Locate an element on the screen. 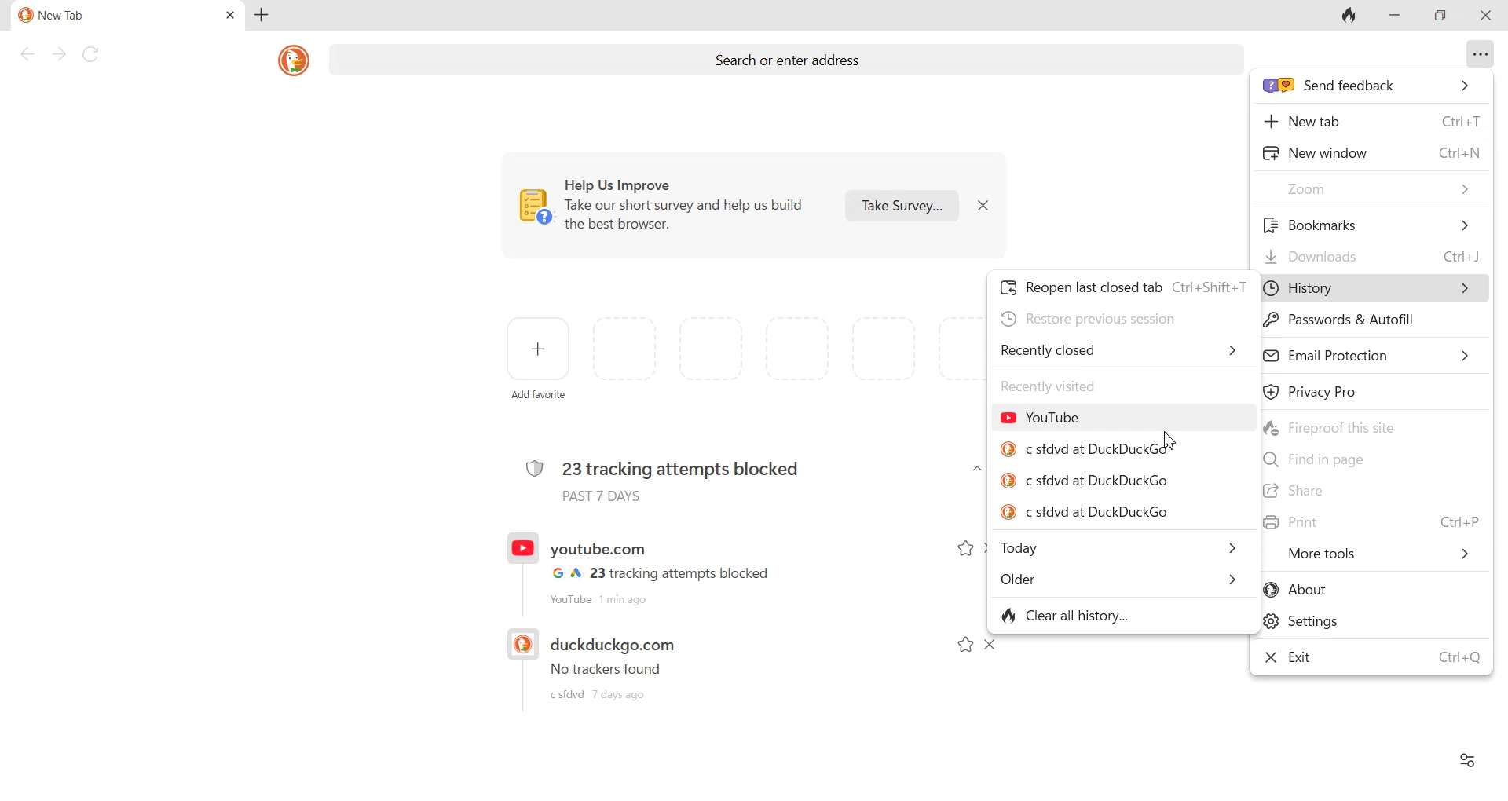  Forward is located at coordinates (57, 54).